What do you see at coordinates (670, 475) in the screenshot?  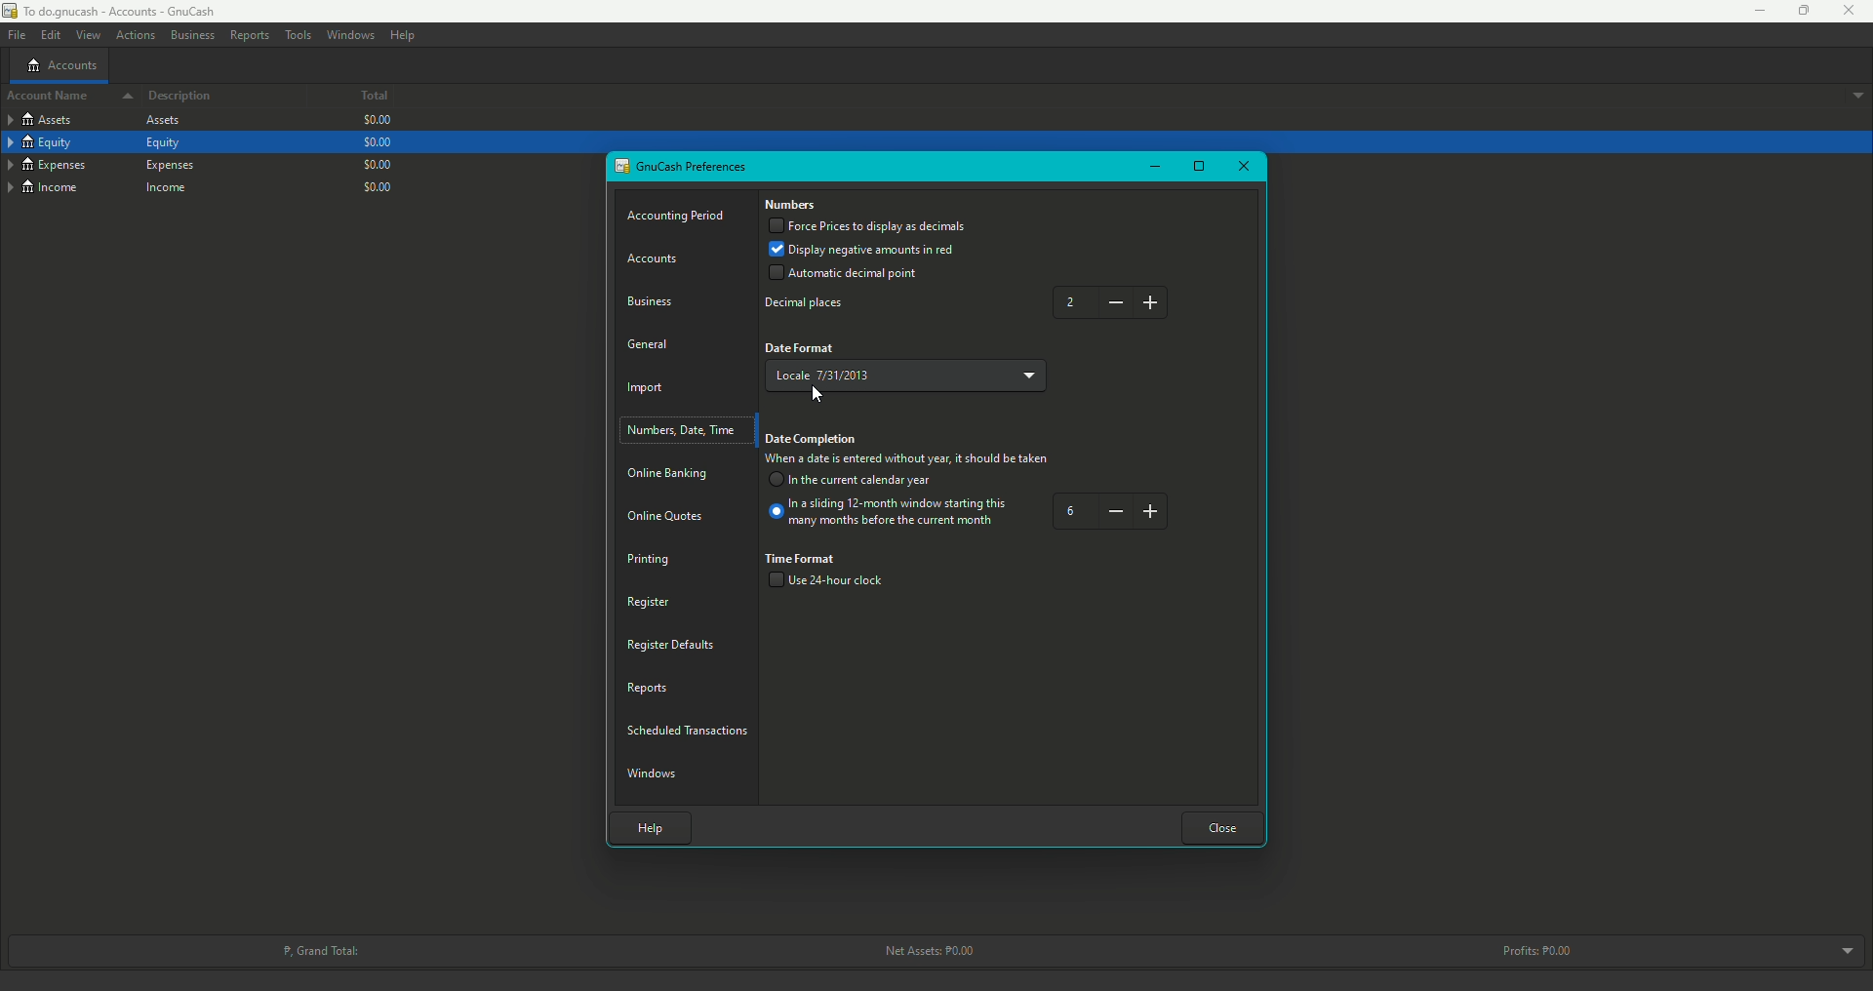 I see `Online banking` at bounding box center [670, 475].